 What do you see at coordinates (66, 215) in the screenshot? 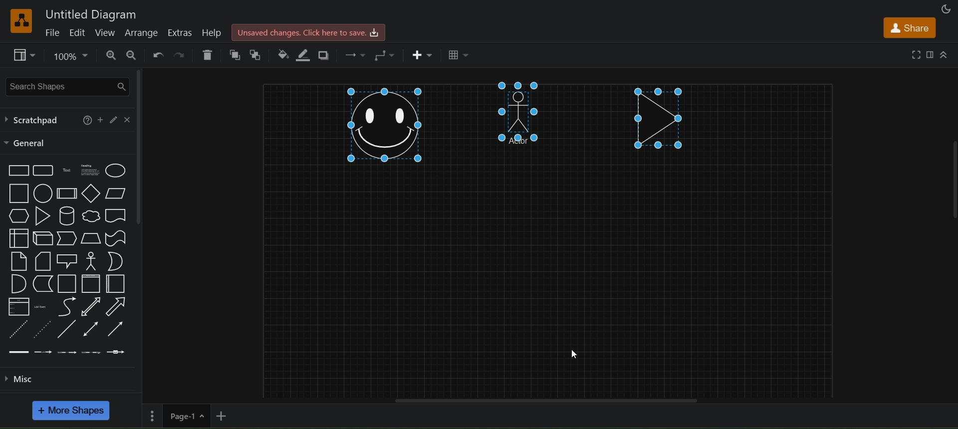
I see `cylinder` at bounding box center [66, 215].